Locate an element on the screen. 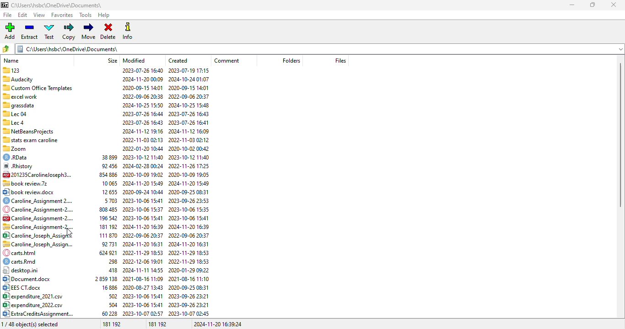 This screenshot has height=329, width=625. carts.Rmd 298 2022-12-06 19:01 2022-11-29 18:53 is located at coordinates (105, 261).